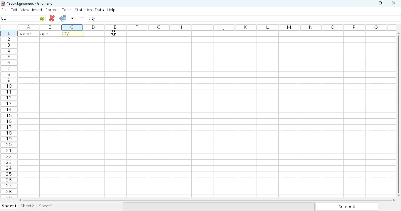  Describe the element at coordinates (14, 10) in the screenshot. I see `edit` at that location.